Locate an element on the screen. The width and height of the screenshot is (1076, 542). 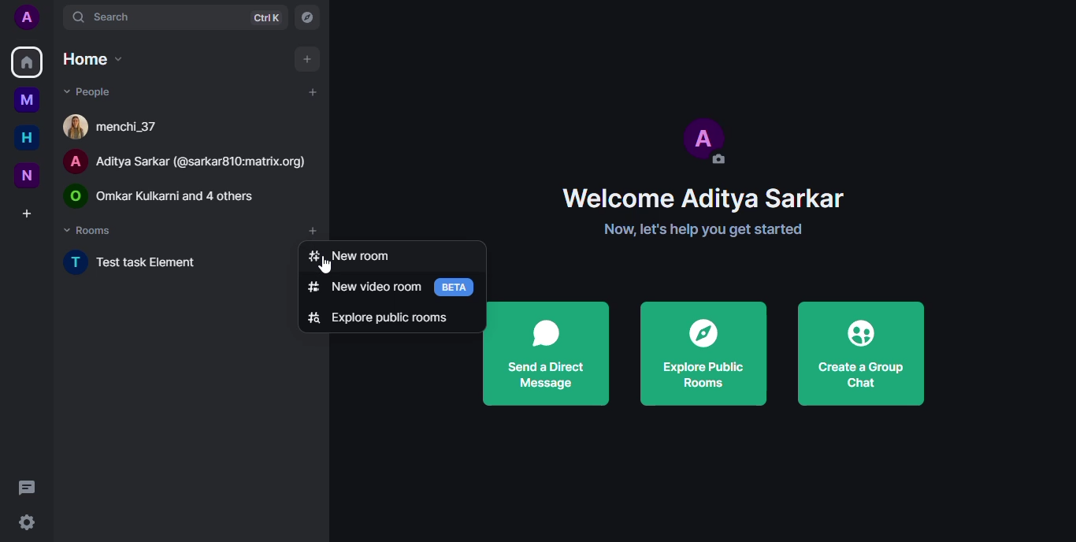
people is located at coordinates (87, 91).